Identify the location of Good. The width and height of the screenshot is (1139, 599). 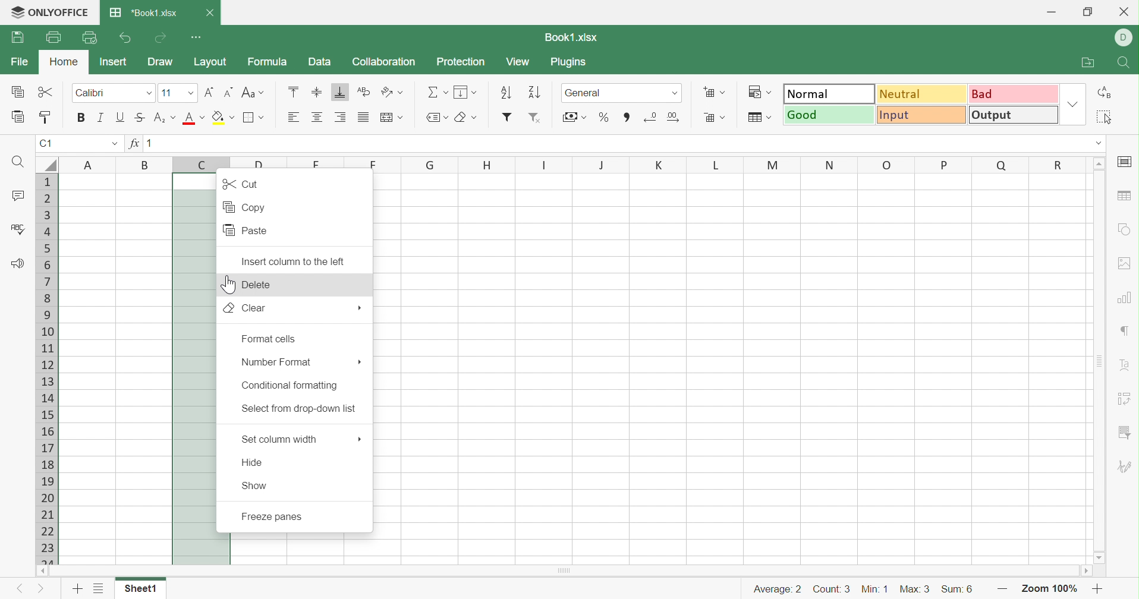
(830, 115).